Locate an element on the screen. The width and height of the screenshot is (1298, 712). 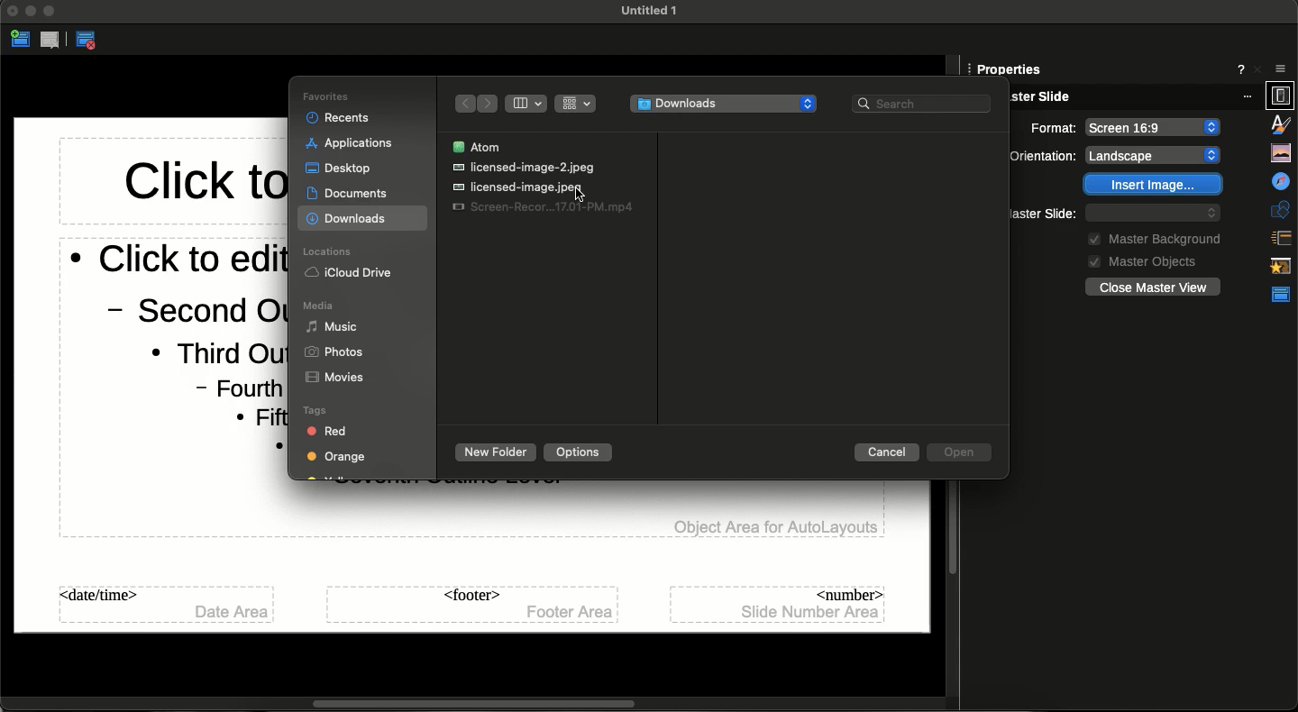
Applications is located at coordinates (347, 143).